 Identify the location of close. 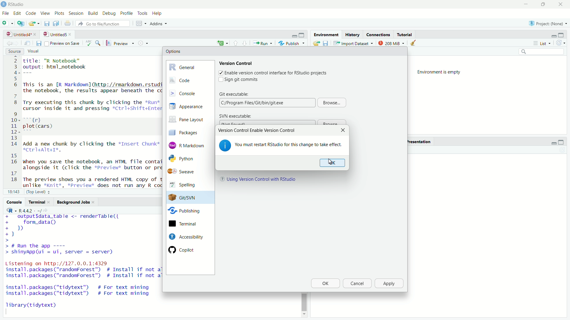
(71, 34).